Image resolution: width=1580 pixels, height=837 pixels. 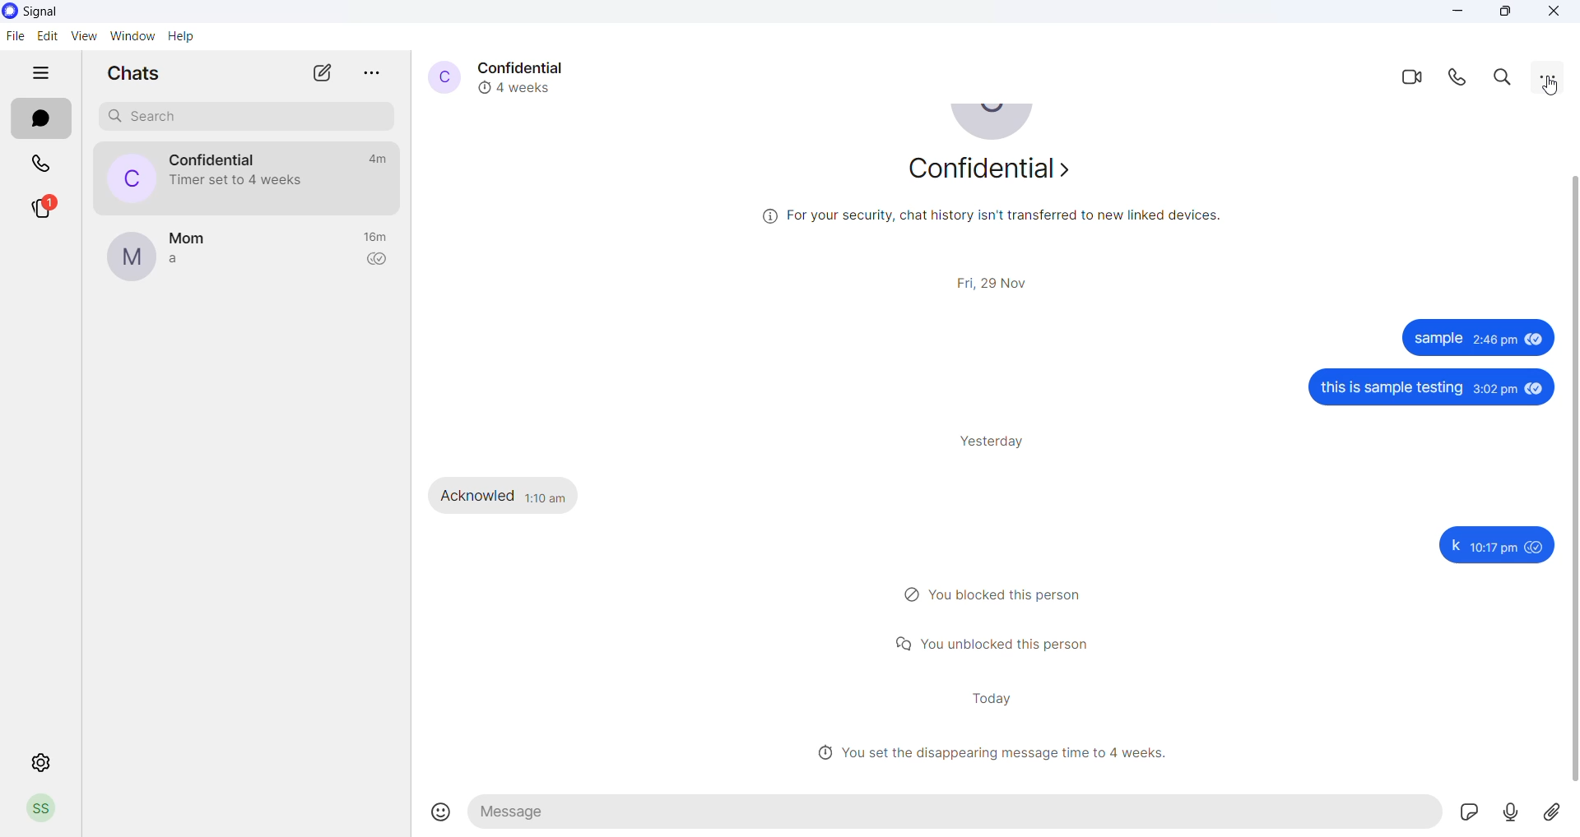 I want to click on calls, so click(x=1462, y=77).